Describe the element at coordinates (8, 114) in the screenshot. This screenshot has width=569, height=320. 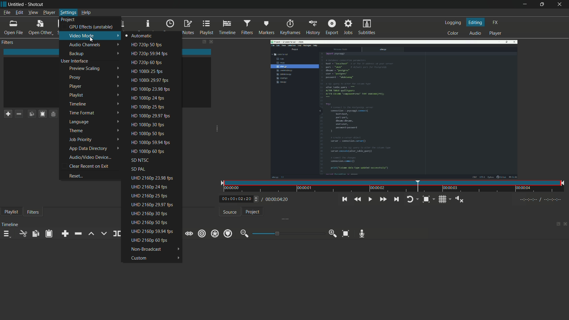
I see `add a filter` at that location.